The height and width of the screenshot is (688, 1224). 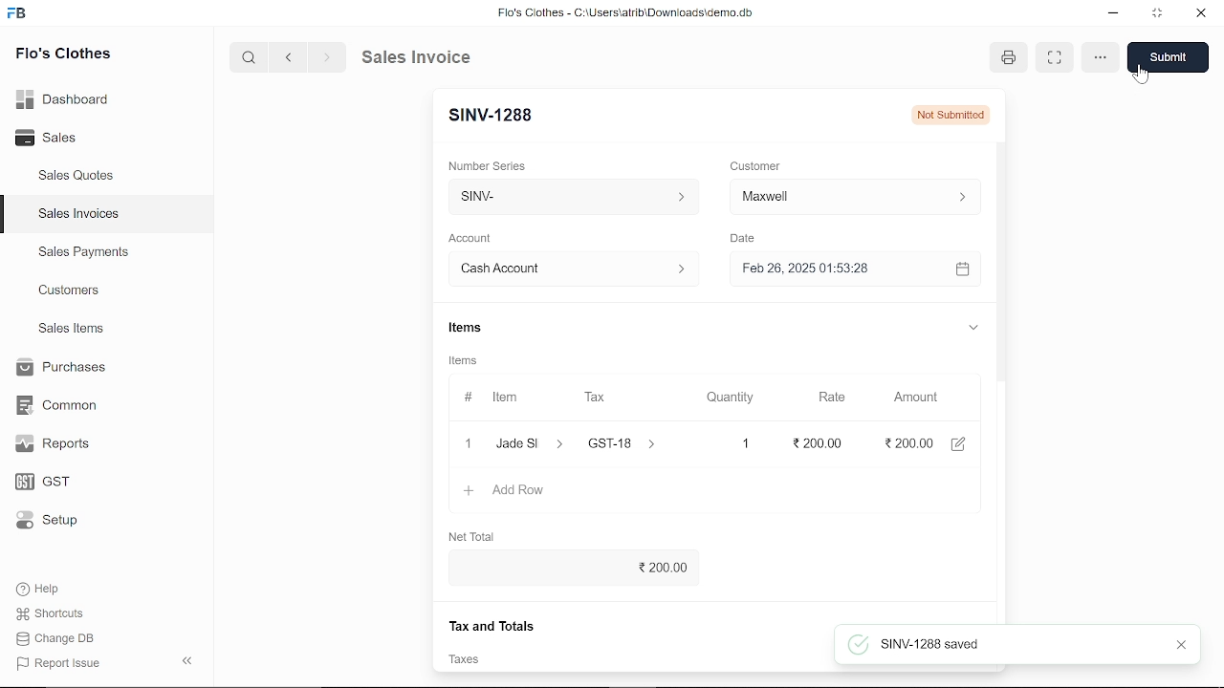 I want to click on SINV- , so click(x=569, y=197).